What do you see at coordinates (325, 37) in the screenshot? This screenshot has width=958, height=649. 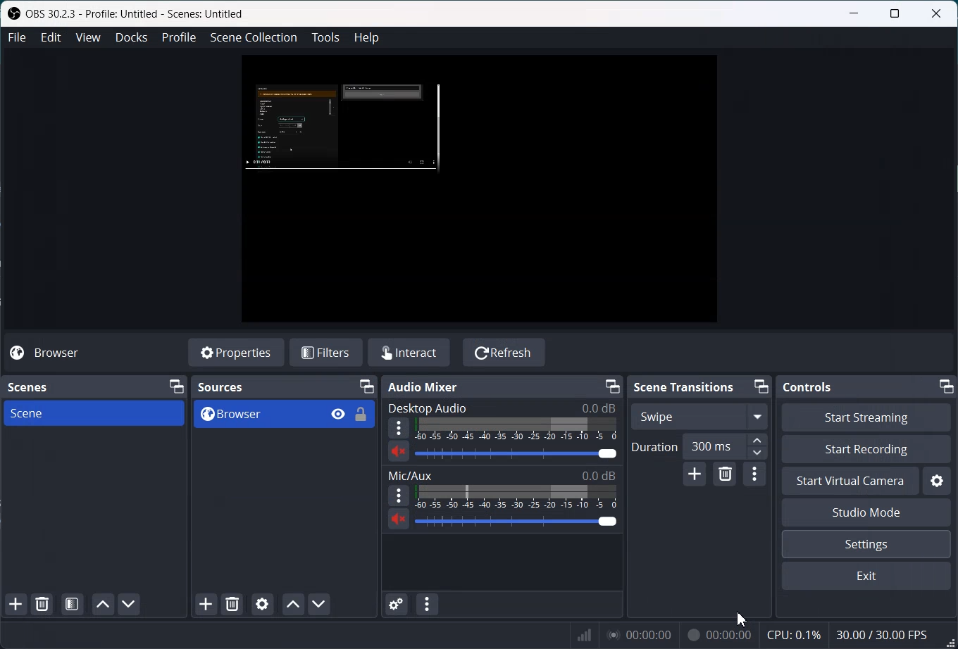 I see `Tools` at bounding box center [325, 37].